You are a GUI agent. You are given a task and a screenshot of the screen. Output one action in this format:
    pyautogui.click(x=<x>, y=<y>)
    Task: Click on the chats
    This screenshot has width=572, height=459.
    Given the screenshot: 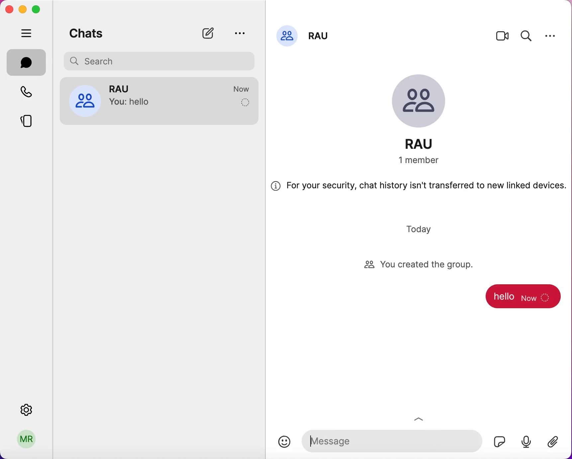 What is the action you would take?
    pyautogui.click(x=27, y=62)
    